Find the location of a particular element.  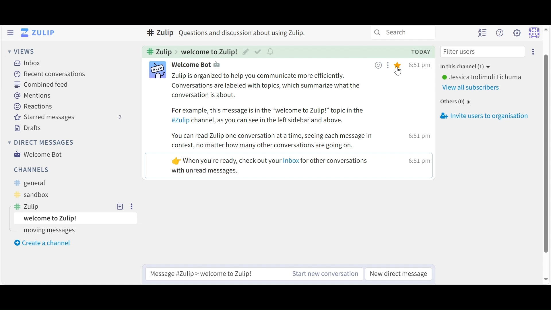

Edit Topic is located at coordinates (247, 51).